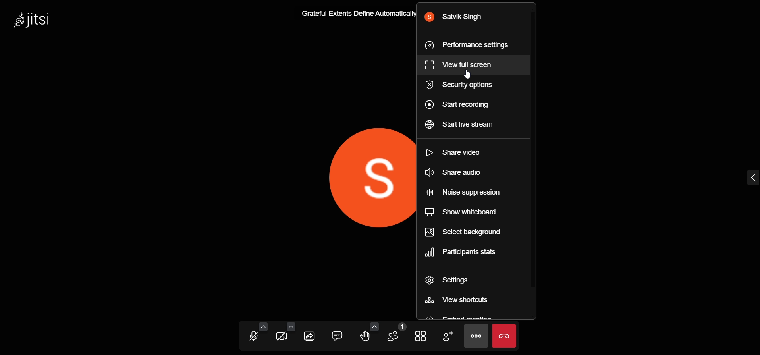 The width and height of the screenshot is (760, 355). What do you see at coordinates (461, 301) in the screenshot?
I see `view shortcuts` at bounding box center [461, 301].